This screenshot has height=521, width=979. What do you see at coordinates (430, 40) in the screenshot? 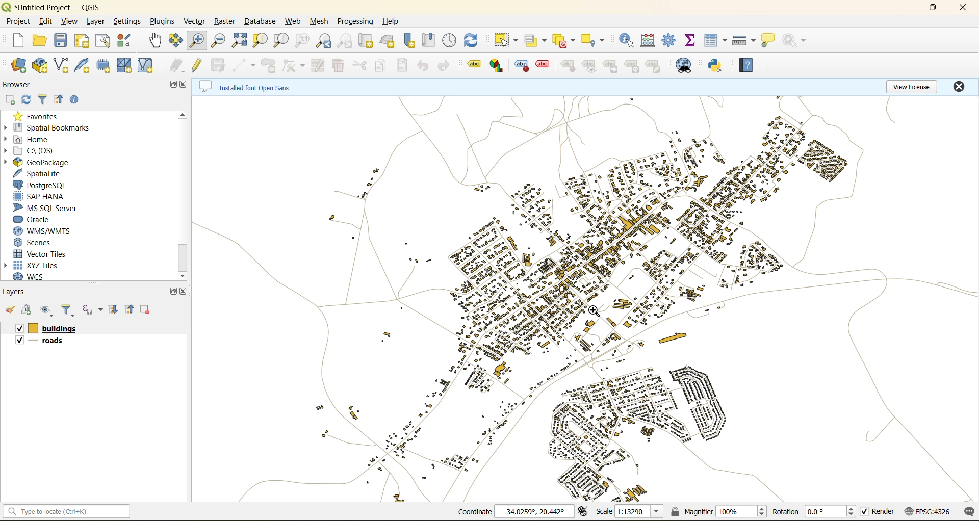
I see `show spatial bookmark` at bounding box center [430, 40].